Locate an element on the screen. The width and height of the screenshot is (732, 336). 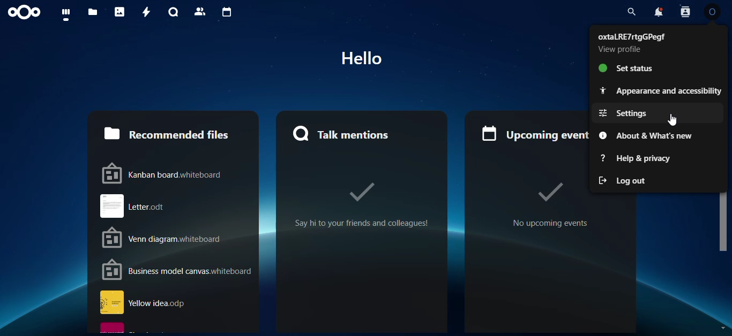
About & What's new is located at coordinates (659, 135).